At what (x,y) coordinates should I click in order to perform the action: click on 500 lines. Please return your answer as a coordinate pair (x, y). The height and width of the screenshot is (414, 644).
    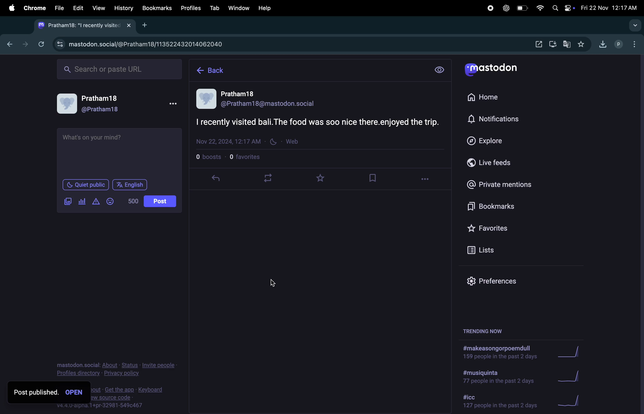
    Looking at the image, I should click on (131, 201).